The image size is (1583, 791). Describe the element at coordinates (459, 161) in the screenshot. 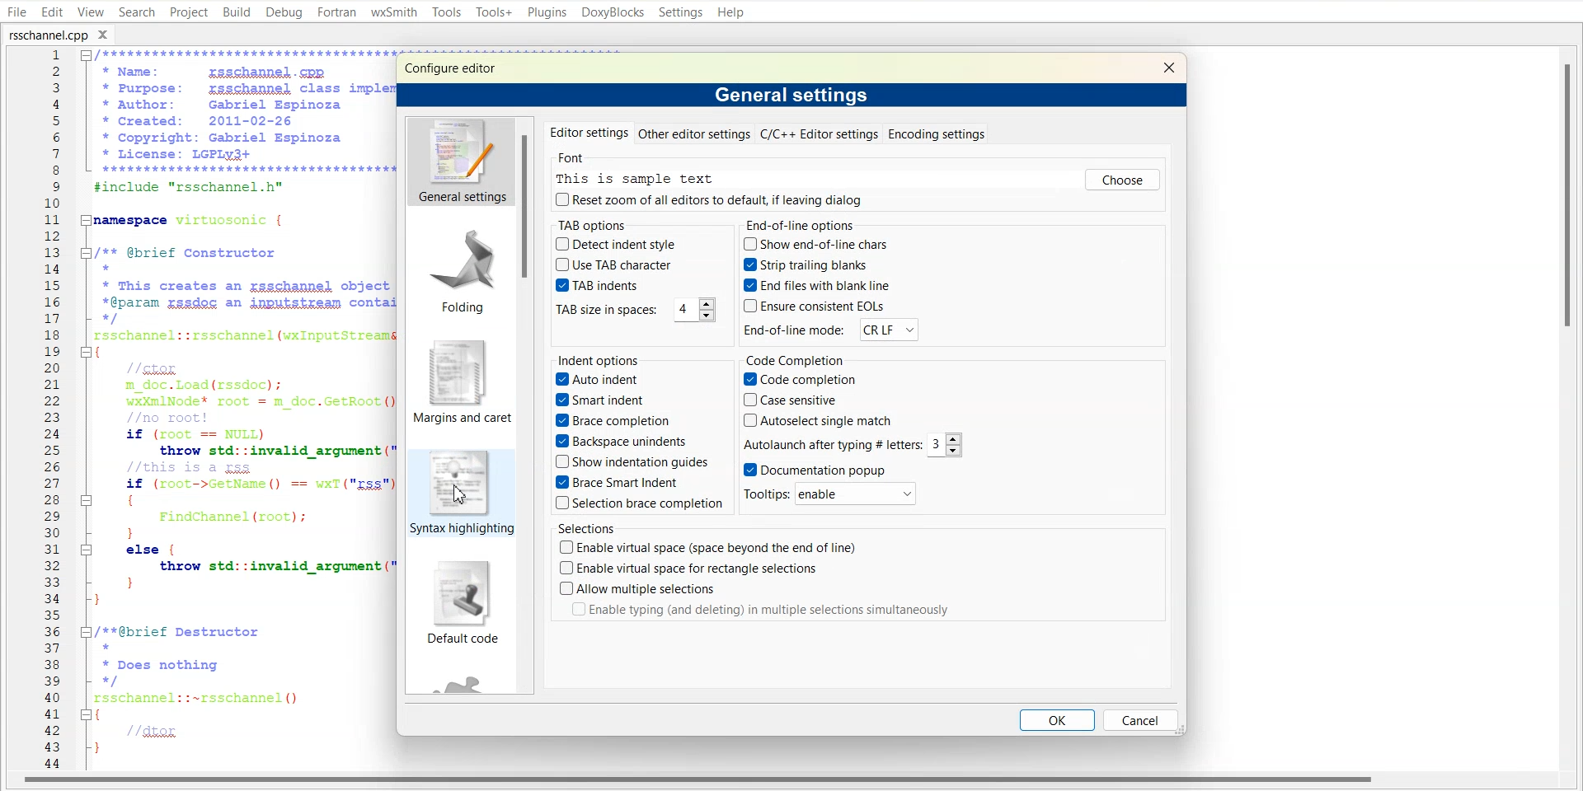

I see `General settings` at that location.